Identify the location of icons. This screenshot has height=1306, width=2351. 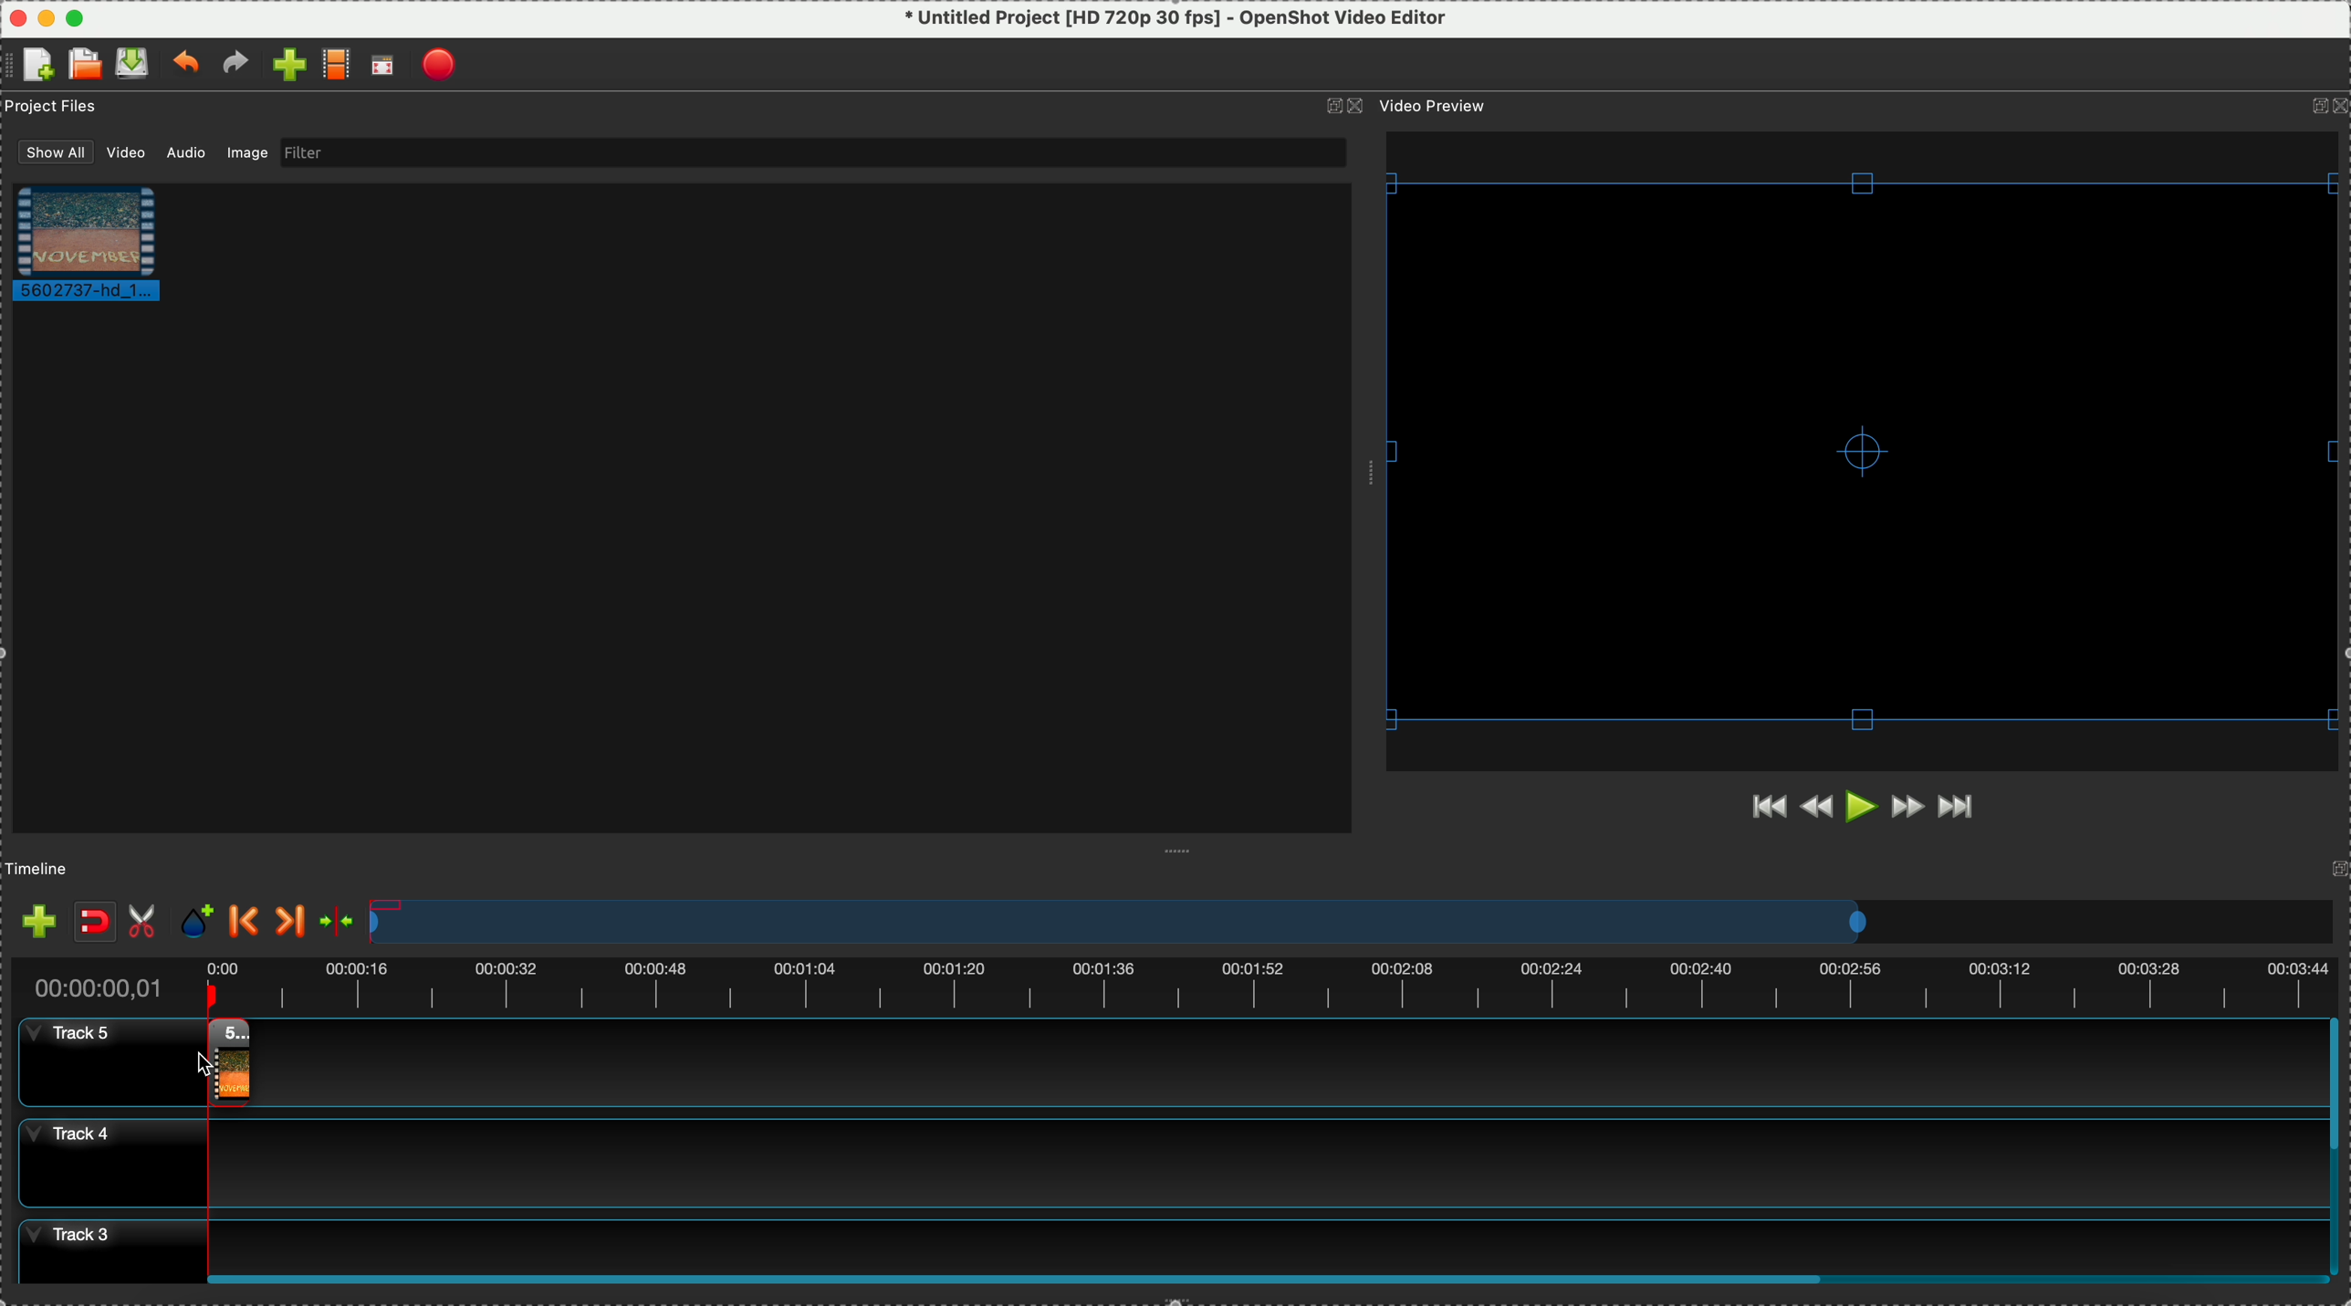
(2327, 108).